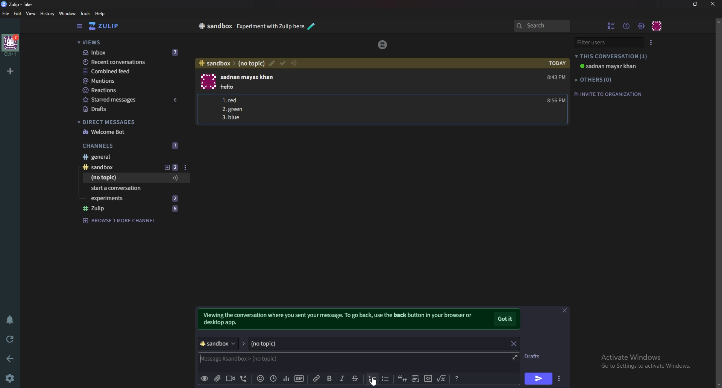 This screenshot has width=722, height=388. I want to click on Edit, so click(18, 13).